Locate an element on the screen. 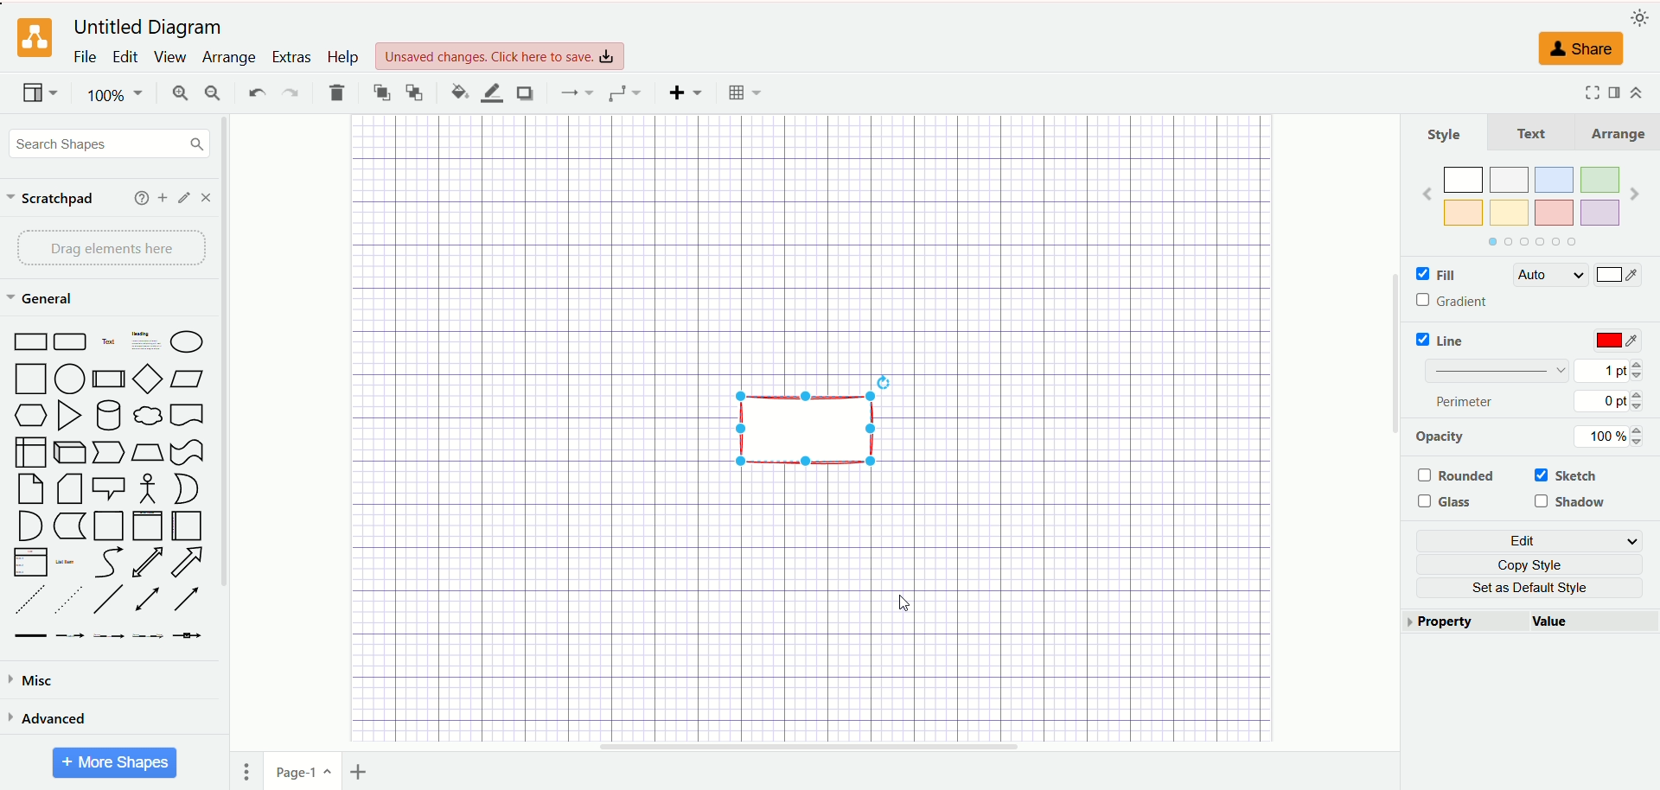  line color is located at coordinates (491, 93).